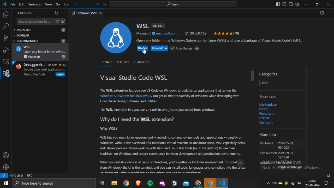  What do you see at coordinates (5, 183) in the screenshot?
I see `start` at bounding box center [5, 183].